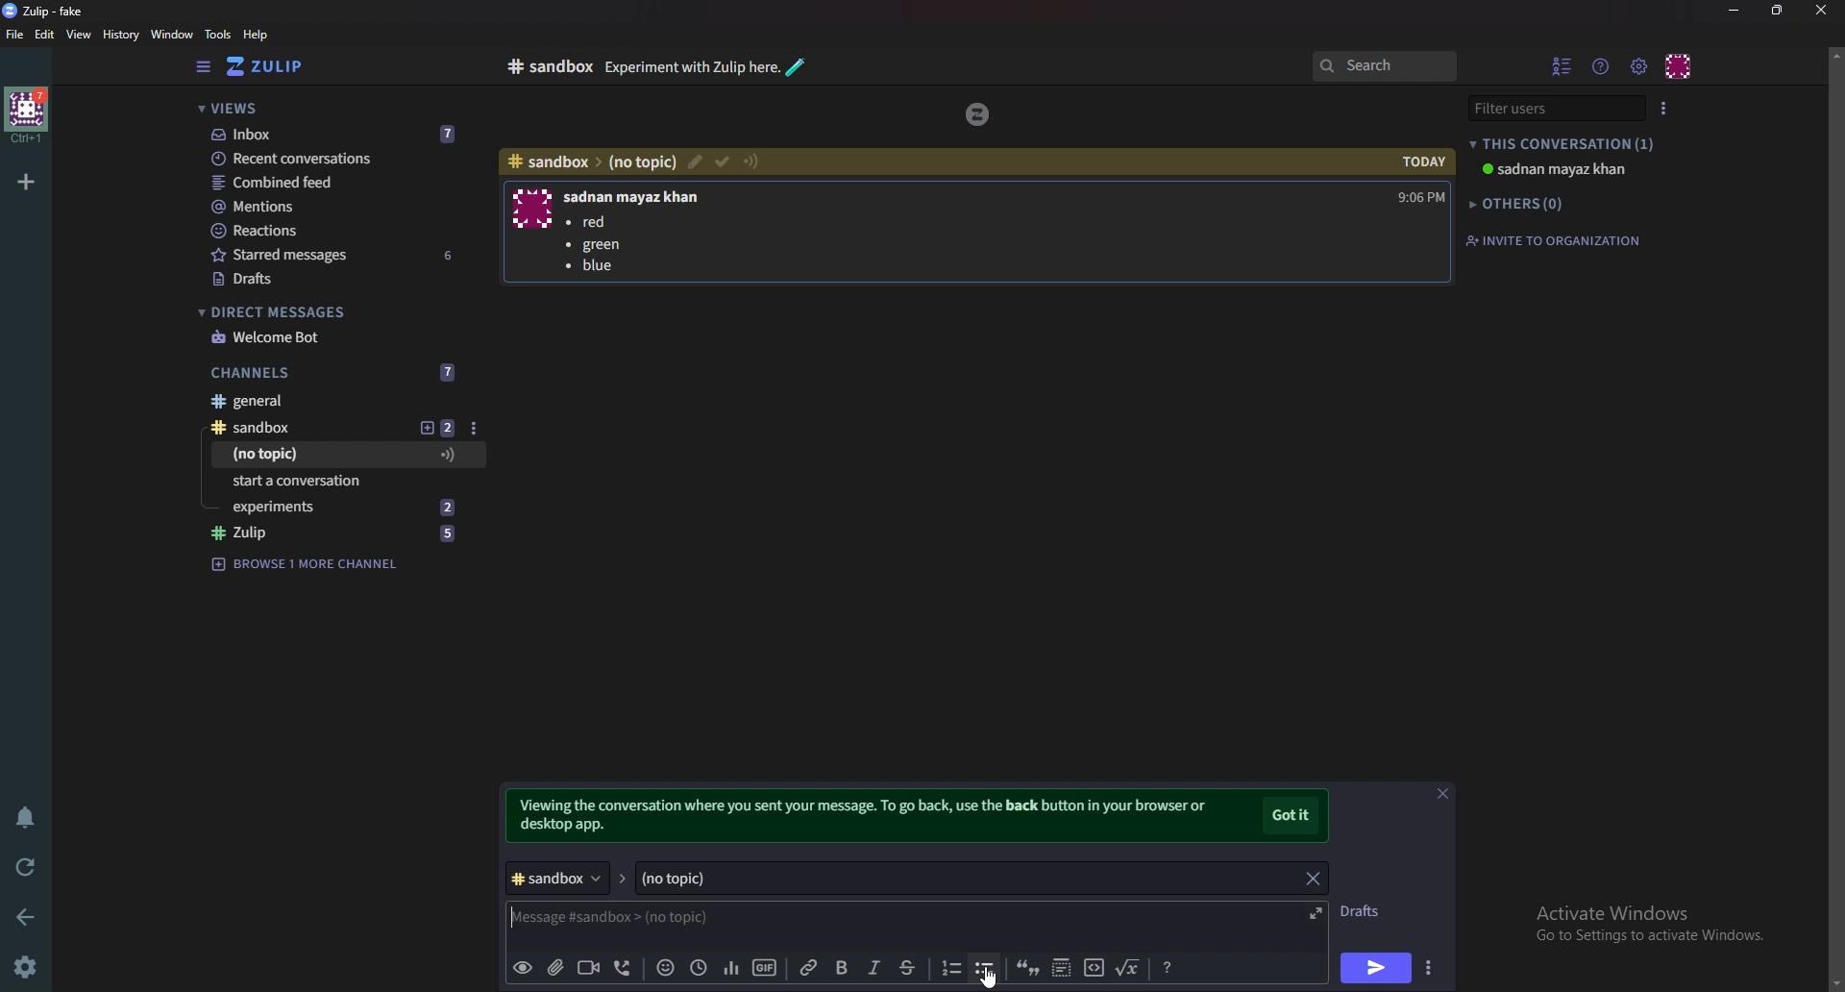  Describe the element at coordinates (308, 563) in the screenshot. I see `browse 1 more channel` at that location.